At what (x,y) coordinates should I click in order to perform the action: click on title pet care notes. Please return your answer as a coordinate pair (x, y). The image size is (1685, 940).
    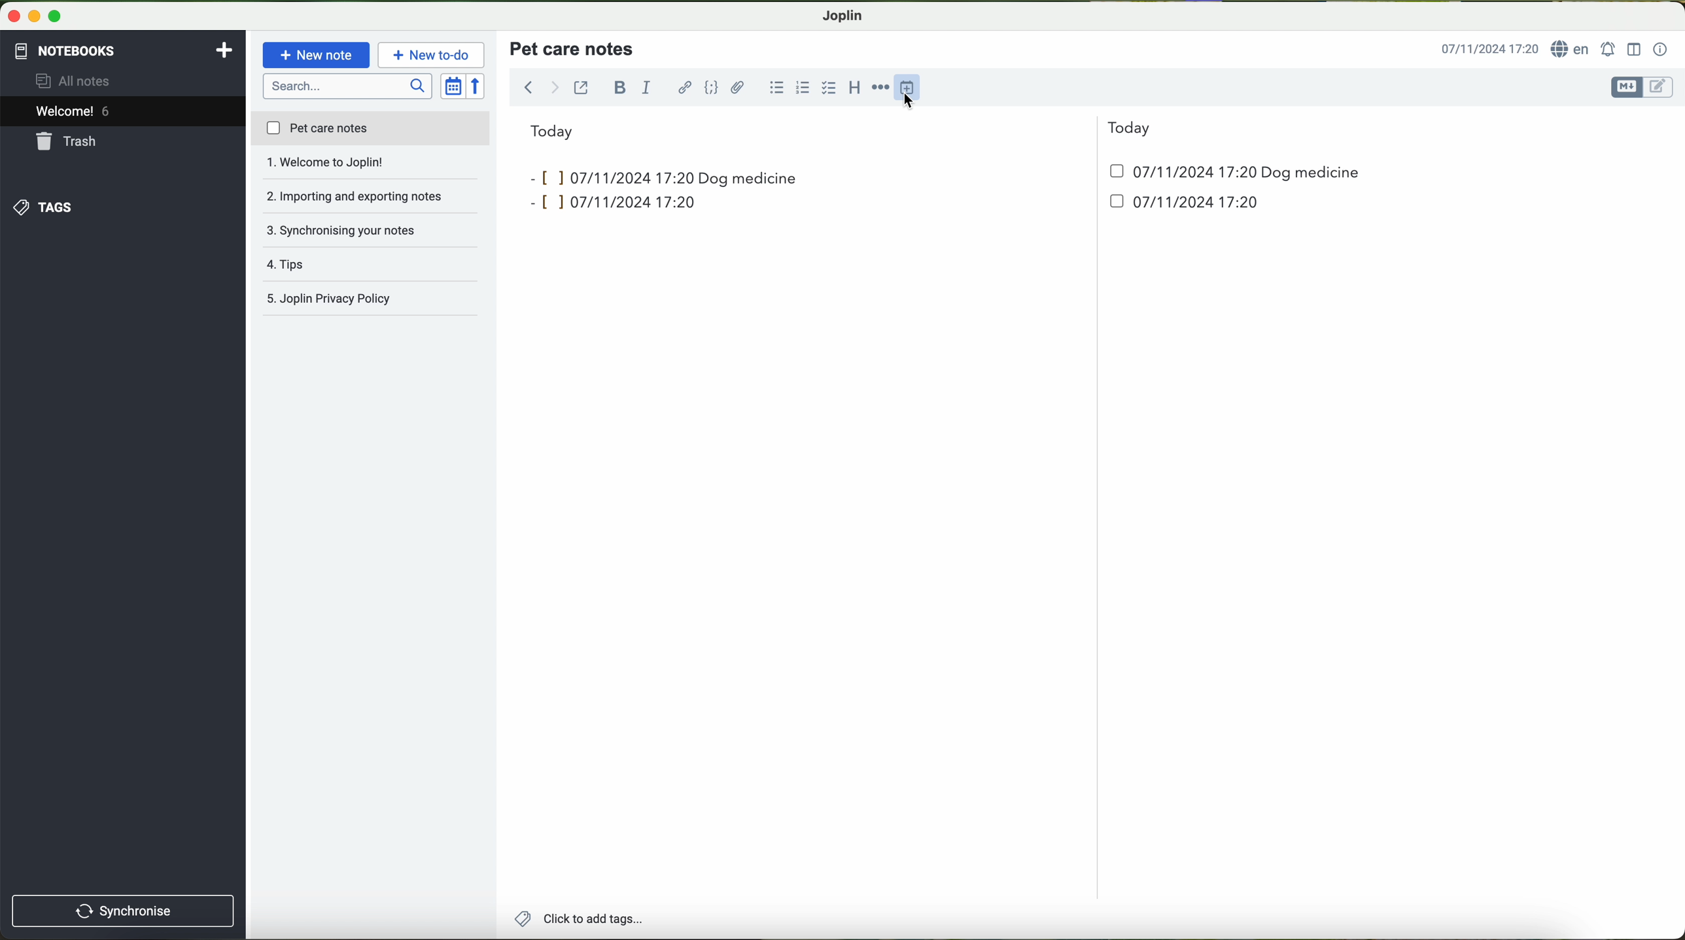
    Looking at the image, I should click on (574, 48).